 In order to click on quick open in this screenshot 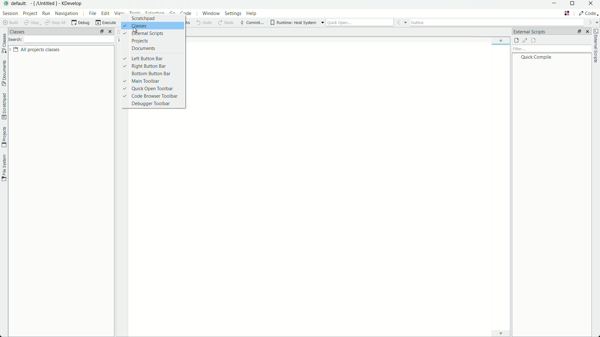, I will do `click(367, 22)`.